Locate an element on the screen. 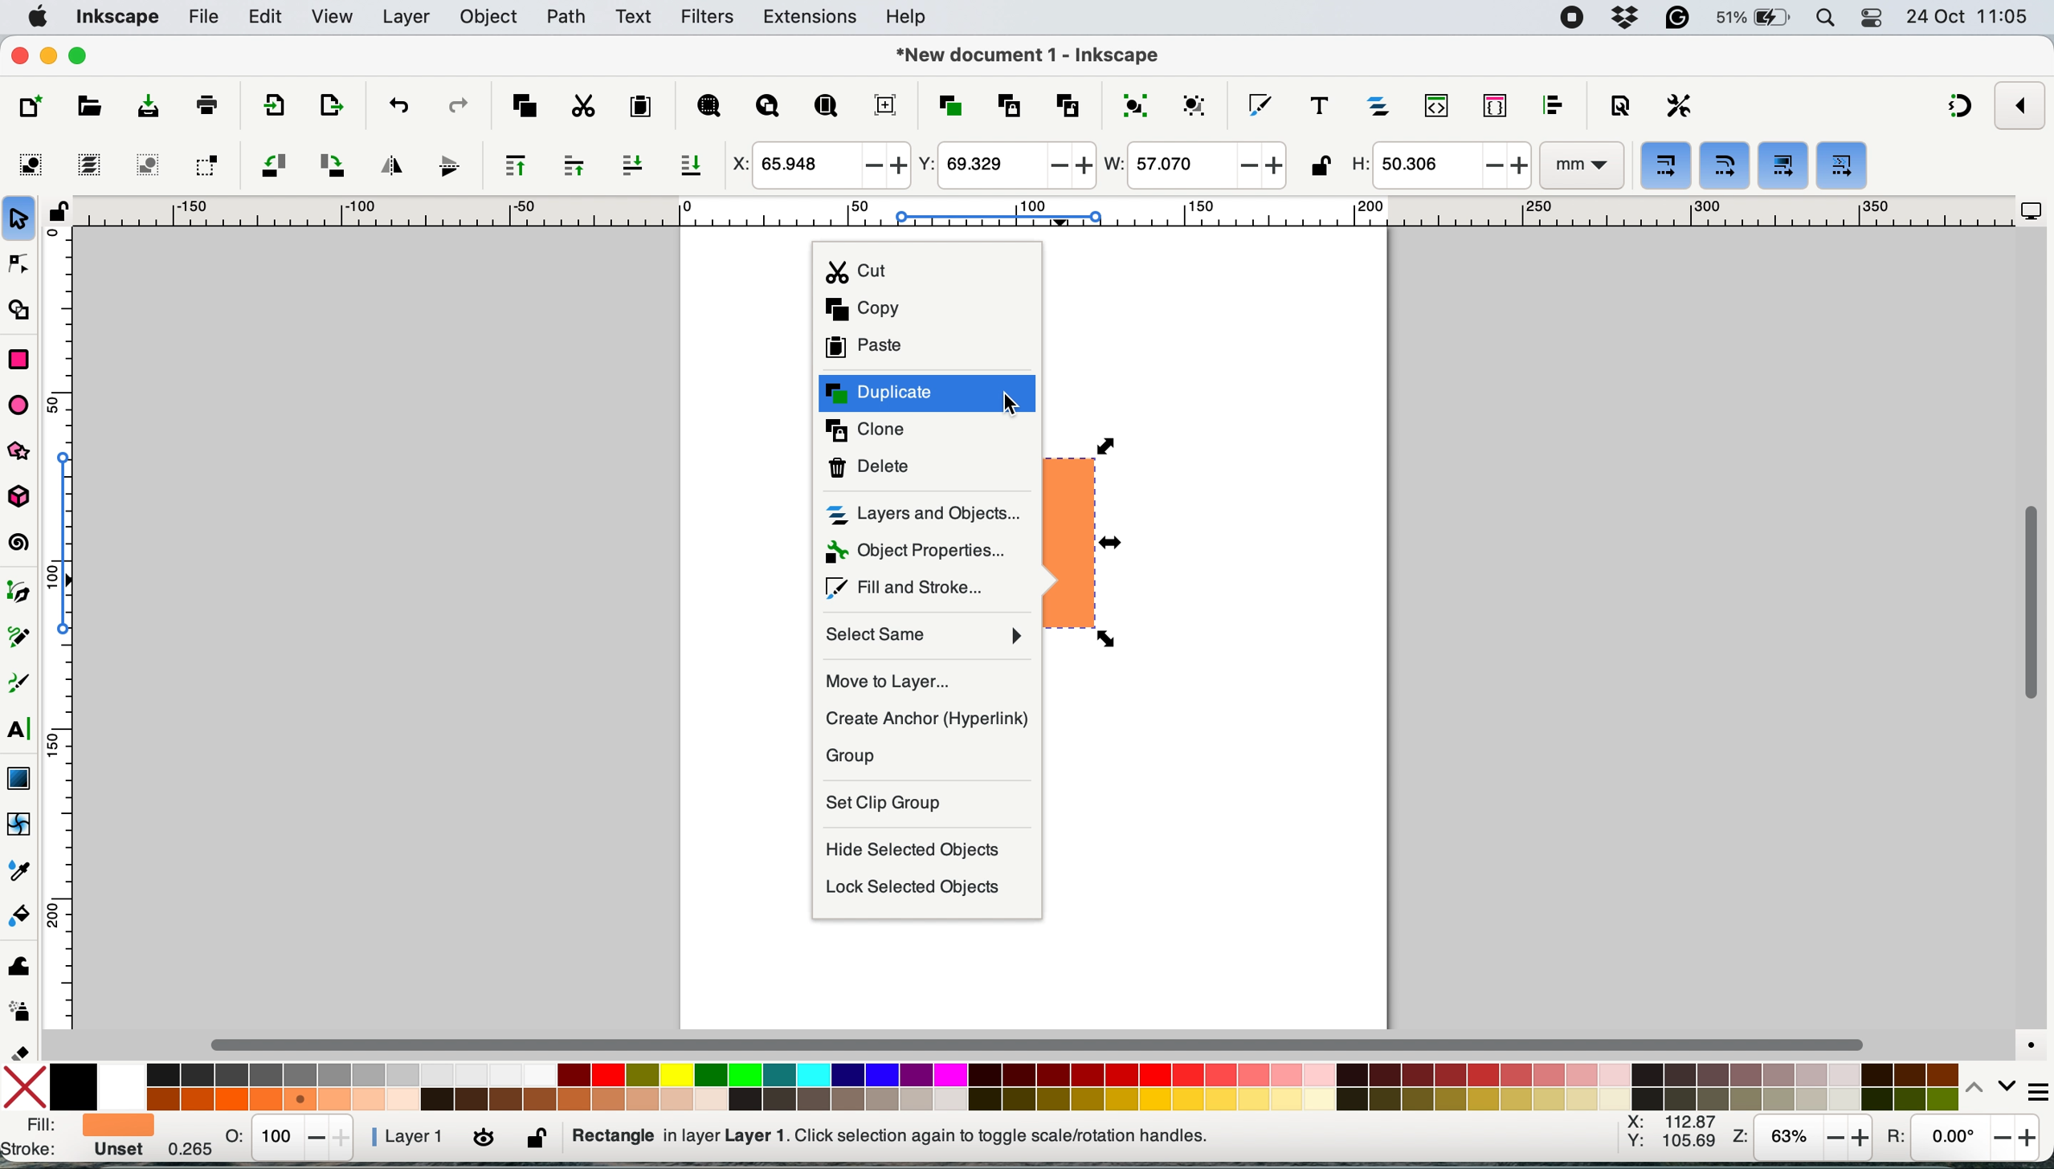 This screenshot has height=1169, width=2054. ellipse arc tol is located at coordinates (23, 404).